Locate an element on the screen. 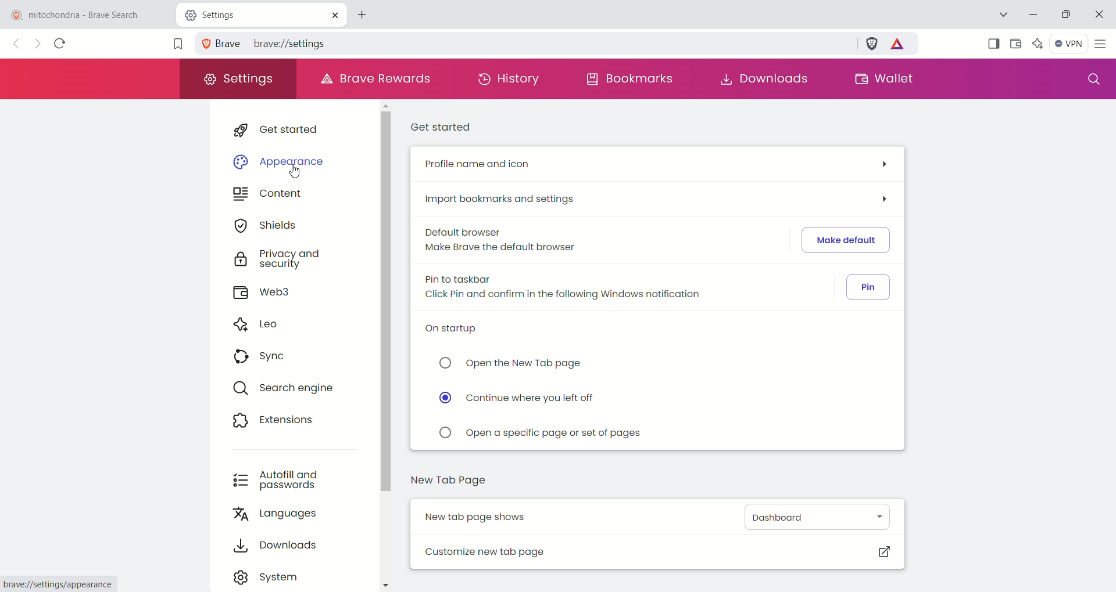 The image size is (1116, 592). Brave is located at coordinates (220, 43).